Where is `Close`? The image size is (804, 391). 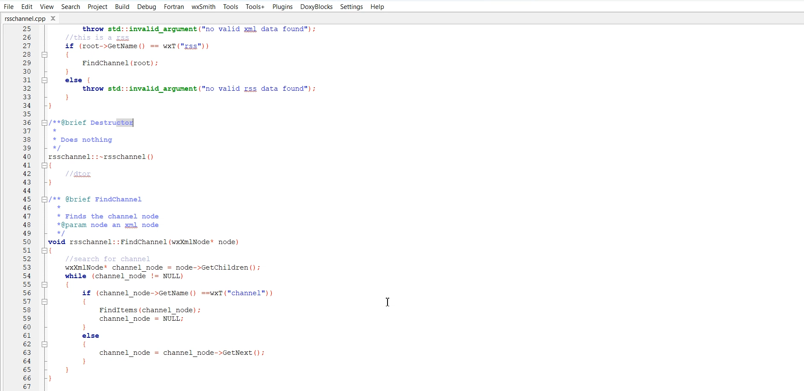
Close is located at coordinates (55, 17).